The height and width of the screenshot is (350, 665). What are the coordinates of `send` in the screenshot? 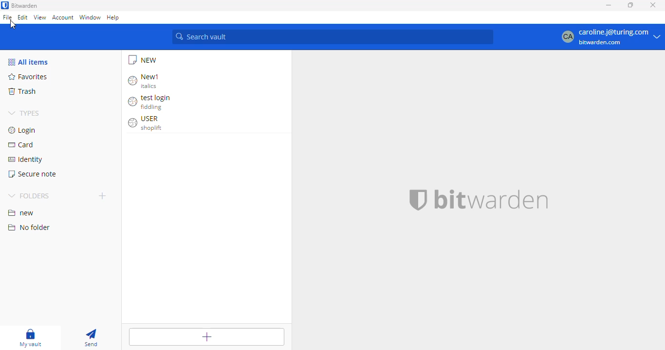 It's located at (90, 337).